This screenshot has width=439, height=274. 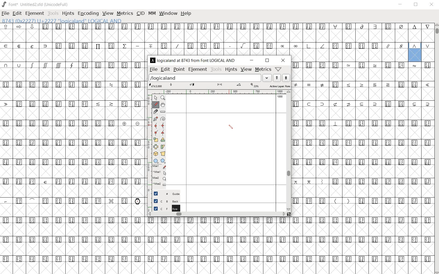 I want to click on ruler, so click(x=218, y=92).